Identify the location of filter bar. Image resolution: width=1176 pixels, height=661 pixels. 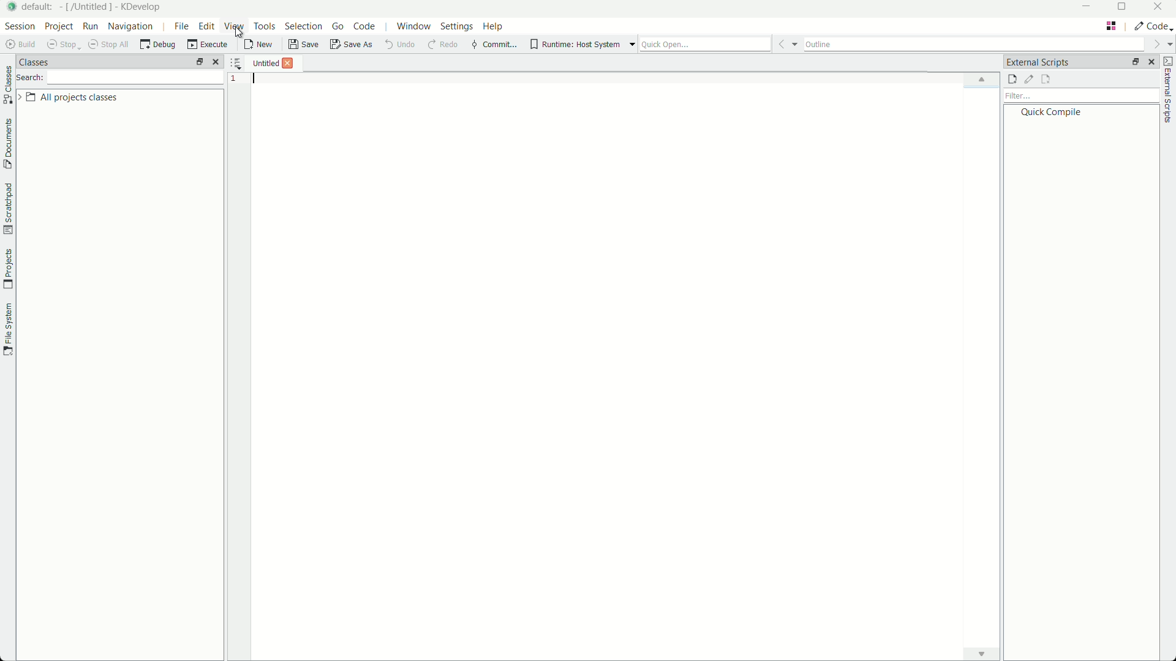
(1082, 96).